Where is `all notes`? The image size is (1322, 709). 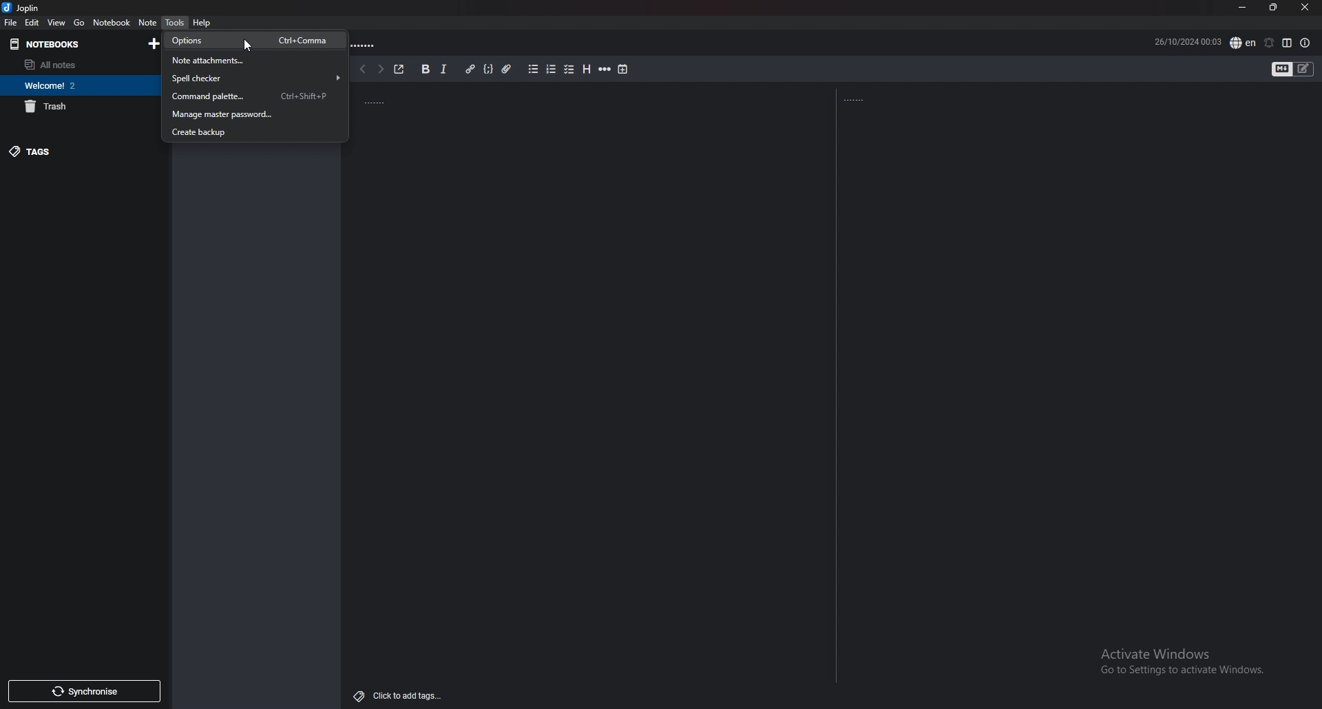 all notes is located at coordinates (78, 64).